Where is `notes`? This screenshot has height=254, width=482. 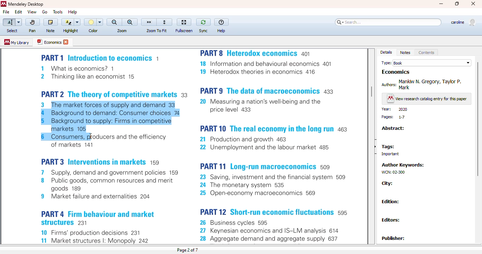
notes is located at coordinates (405, 53).